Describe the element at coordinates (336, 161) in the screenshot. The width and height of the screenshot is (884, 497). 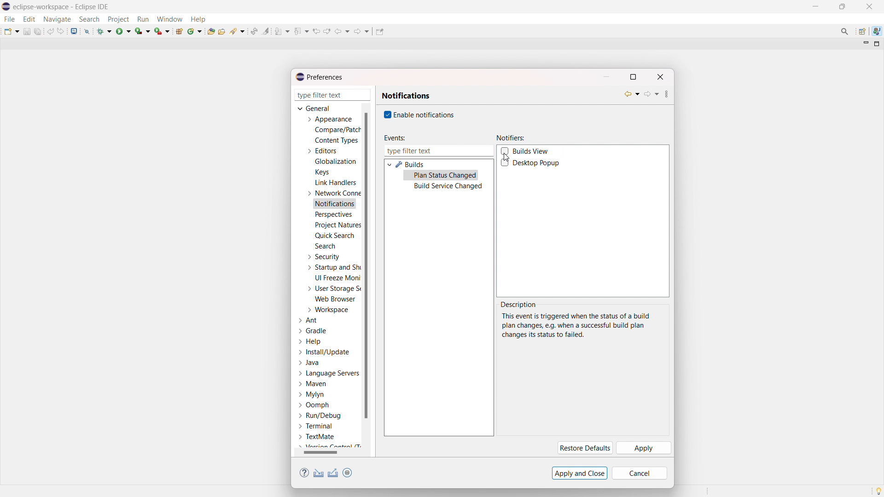
I see `globalization` at that location.